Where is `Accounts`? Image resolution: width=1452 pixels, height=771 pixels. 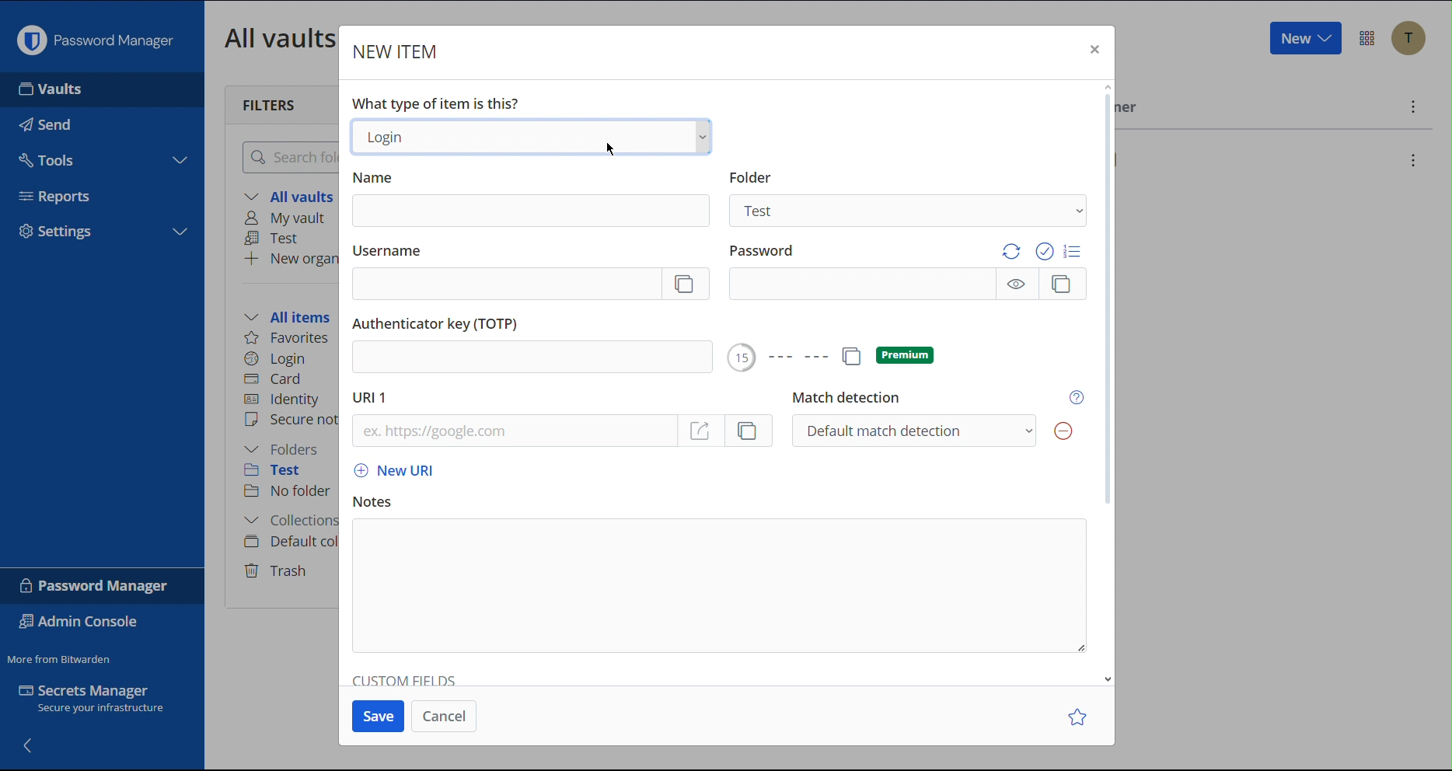 Accounts is located at coordinates (1408, 38).